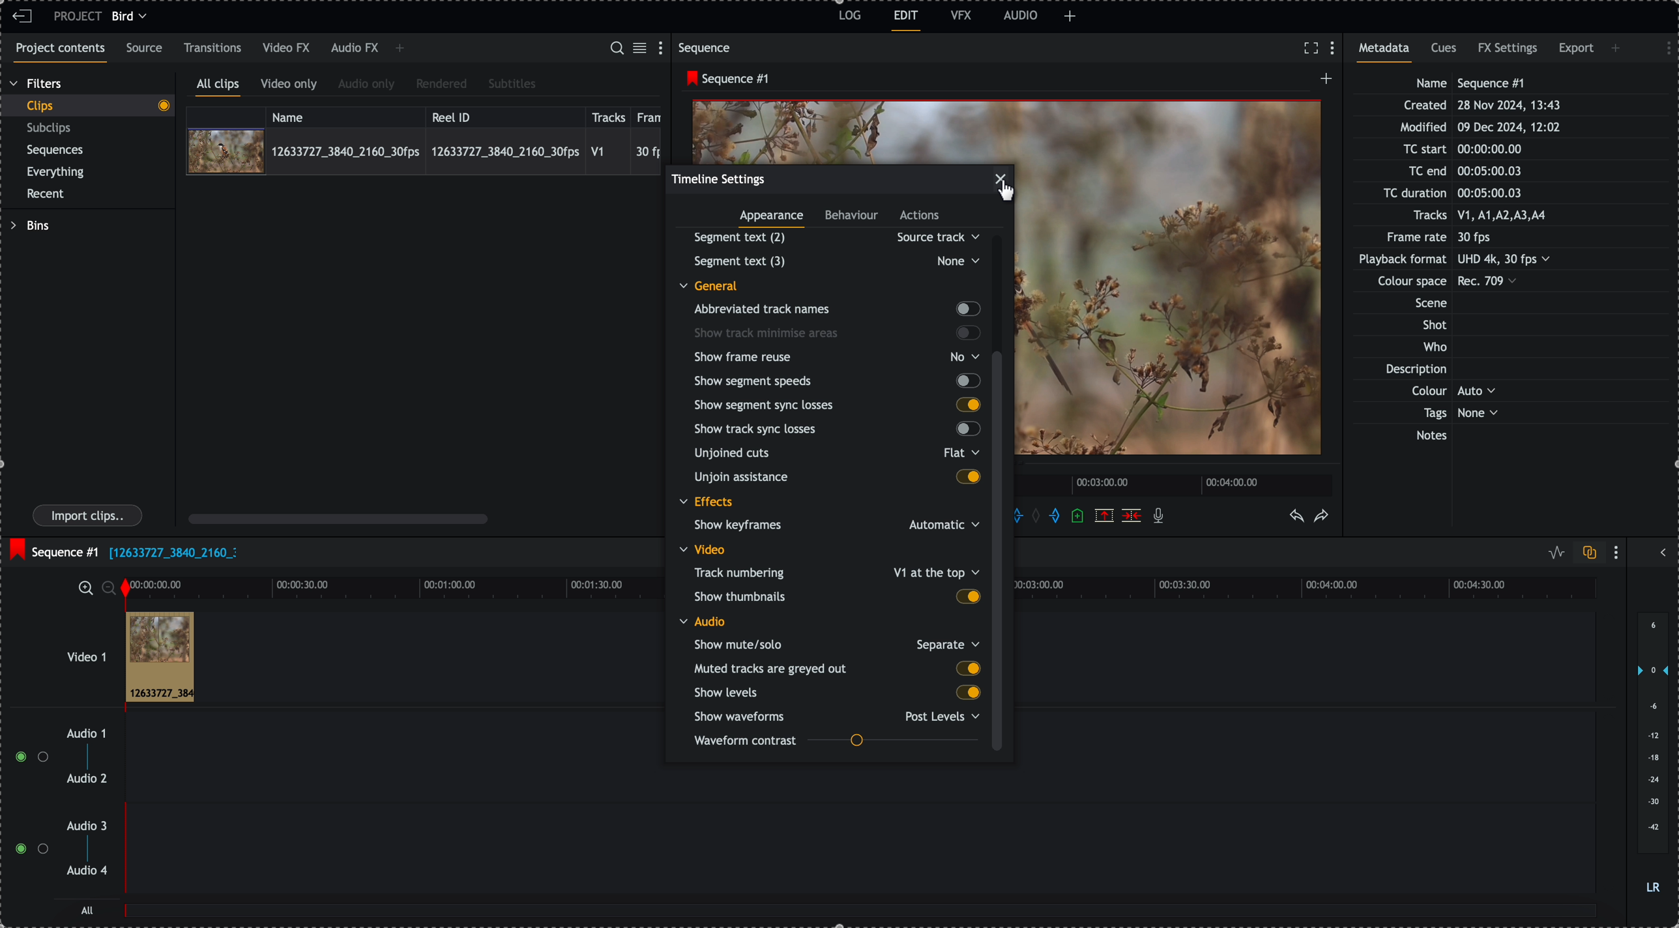 This screenshot has width=1679, height=928. What do you see at coordinates (69, 650) in the screenshot?
I see `video 1` at bounding box center [69, 650].